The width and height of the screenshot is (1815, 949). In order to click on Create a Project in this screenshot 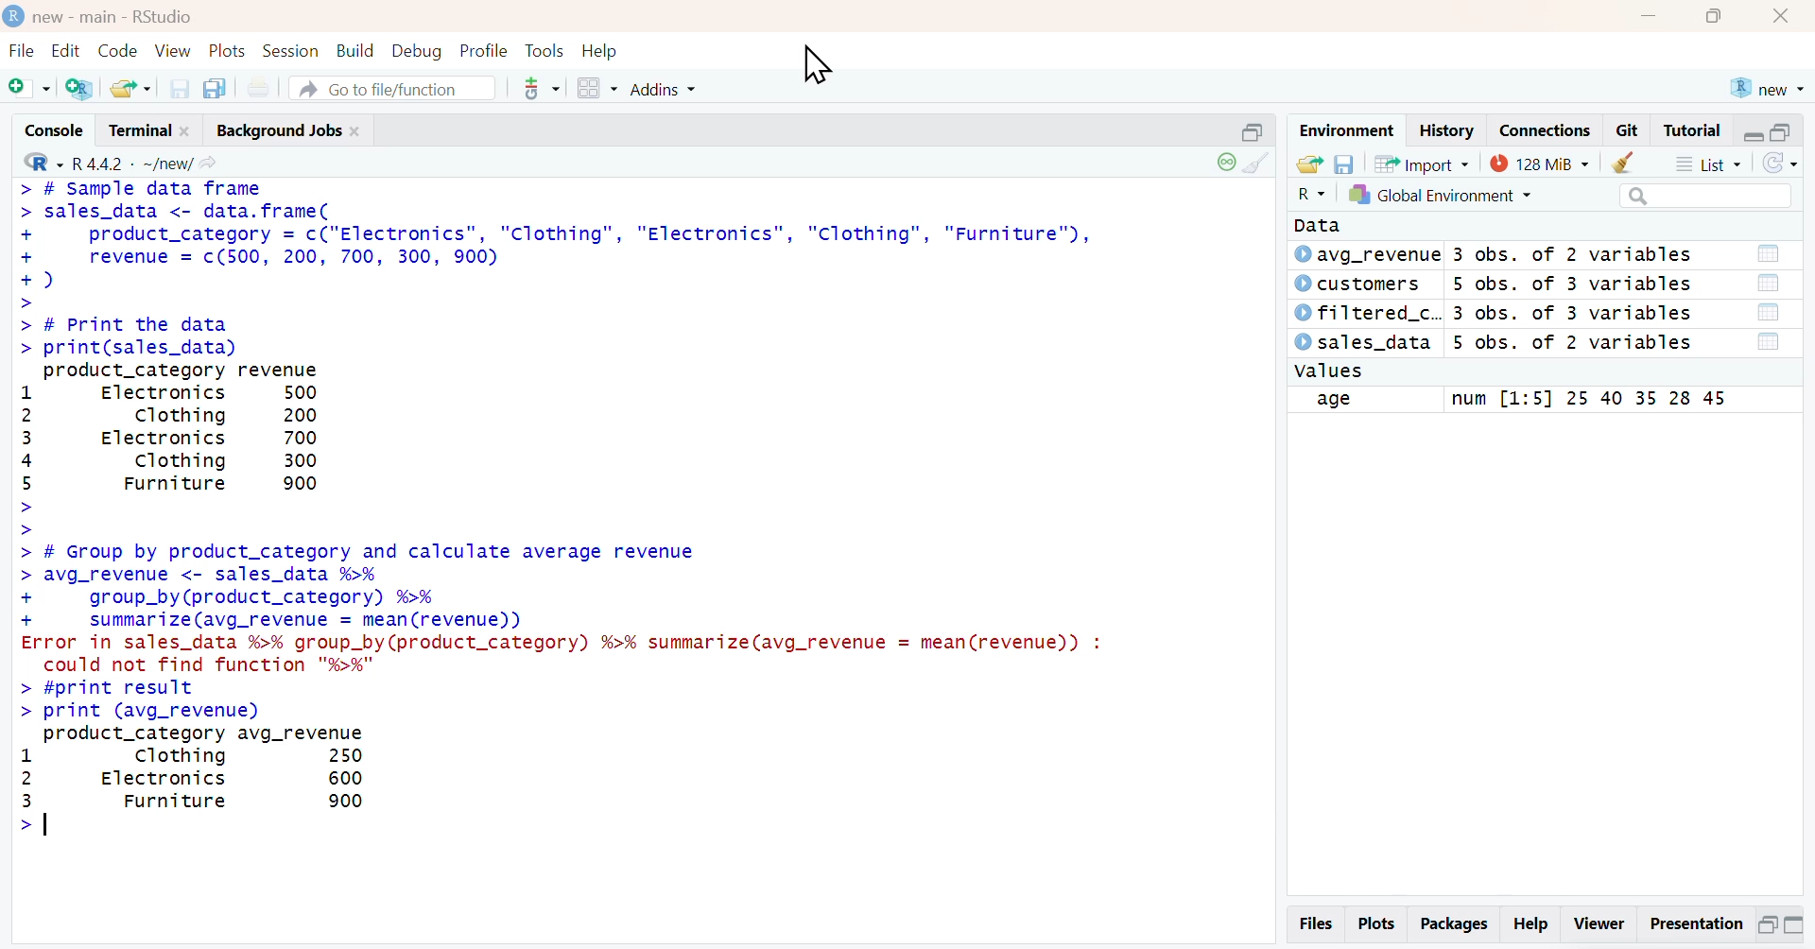, I will do `click(78, 88)`.